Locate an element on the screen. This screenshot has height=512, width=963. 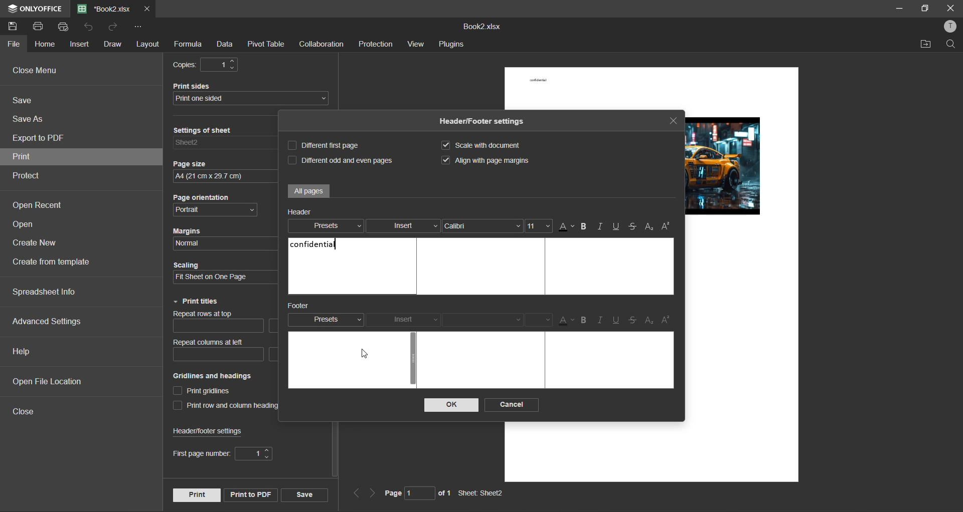
plugins is located at coordinates (453, 45).